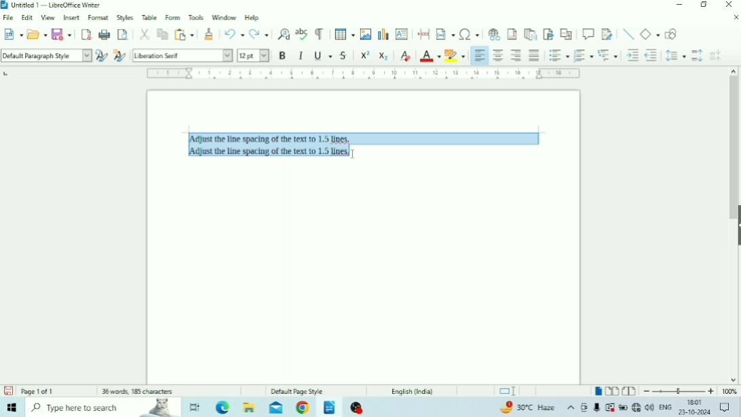  Describe the element at coordinates (37, 34) in the screenshot. I see `Open` at that location.